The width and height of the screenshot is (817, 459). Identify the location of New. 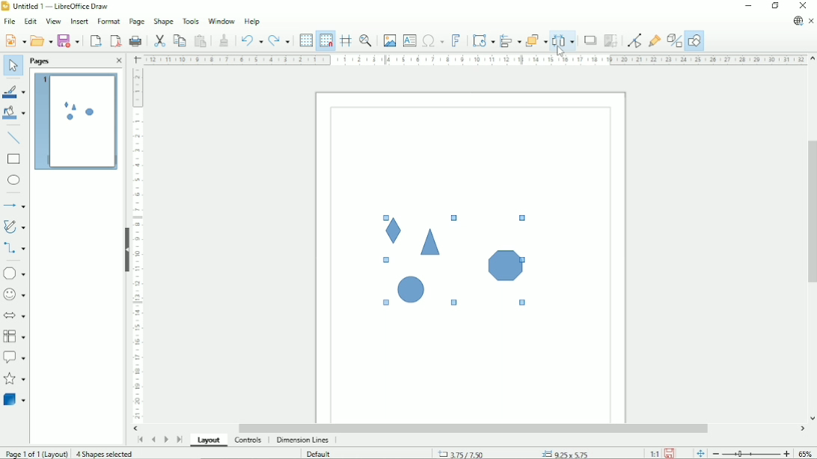
(15, 40).